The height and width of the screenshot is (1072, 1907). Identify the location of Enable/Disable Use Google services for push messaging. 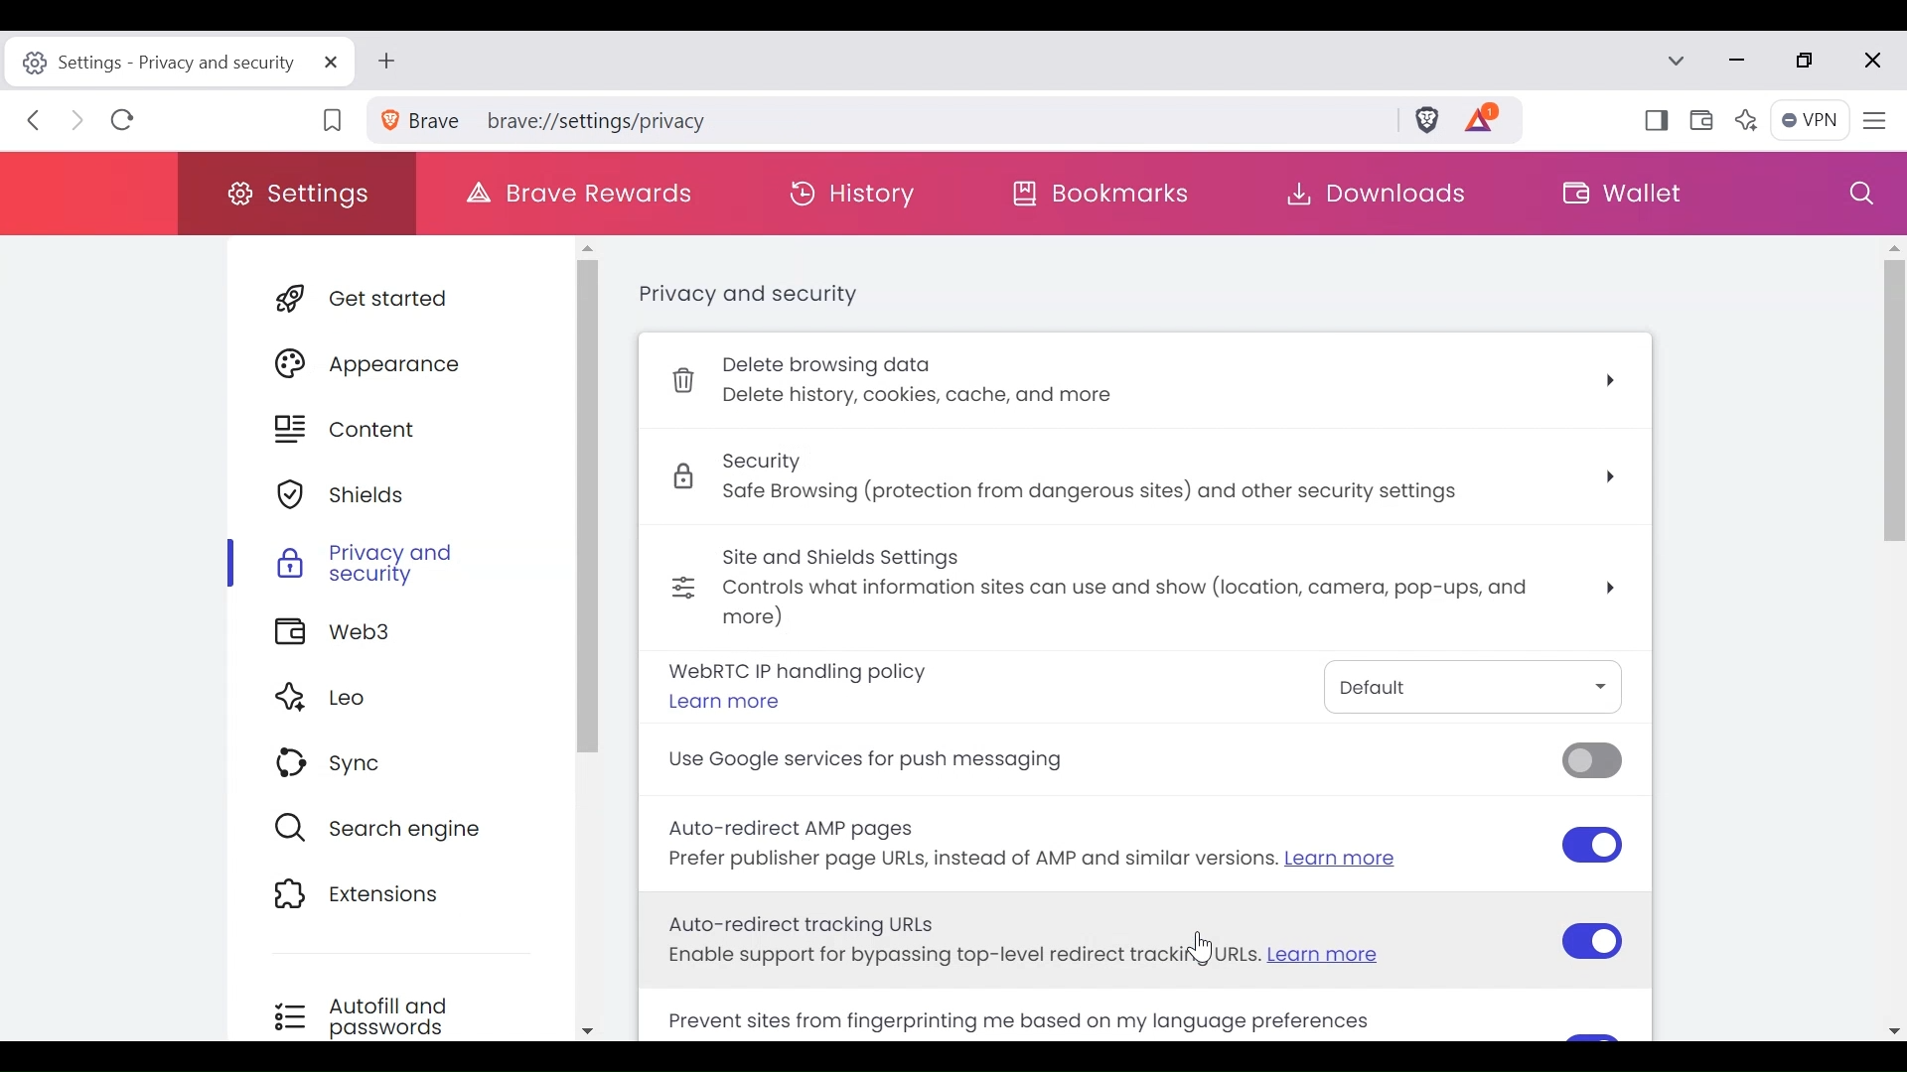
(1136, 765).